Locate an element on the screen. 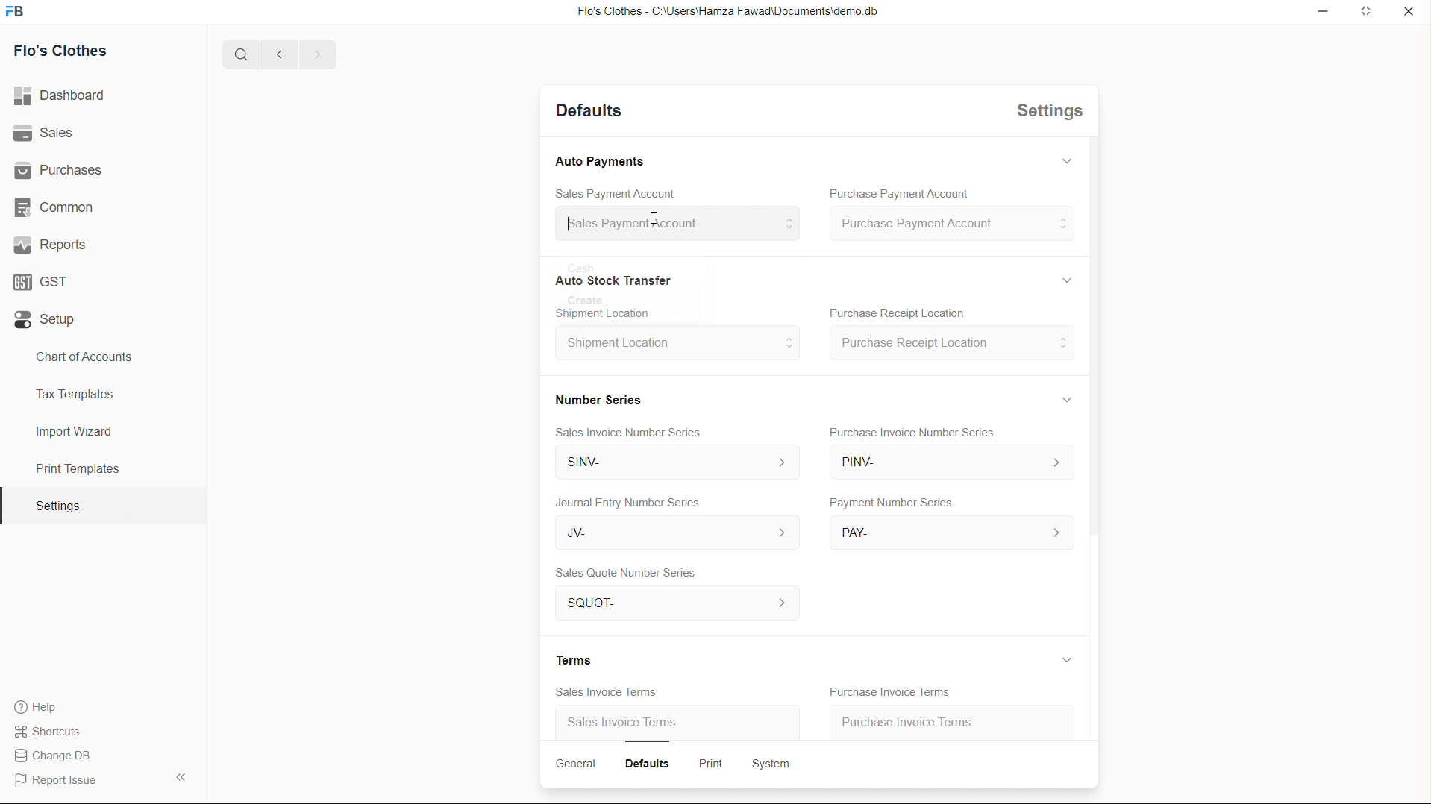 The image size is (1431, 804). cursor is located at coordinates (655, 214).